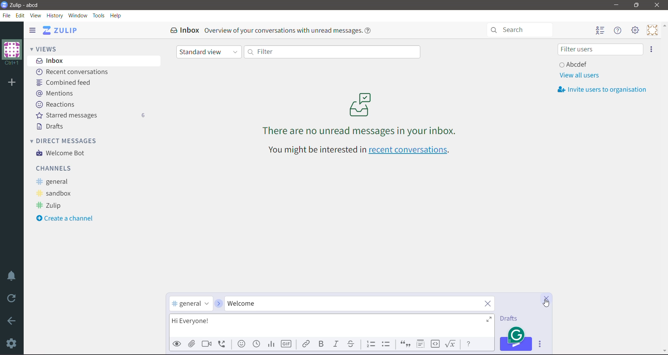 Image resolution: width=668 pixels, height=355 pixels. What do you see at coordinates (523, 29) in the screenshot?
I see `Search` at bounding box center [523, 29].